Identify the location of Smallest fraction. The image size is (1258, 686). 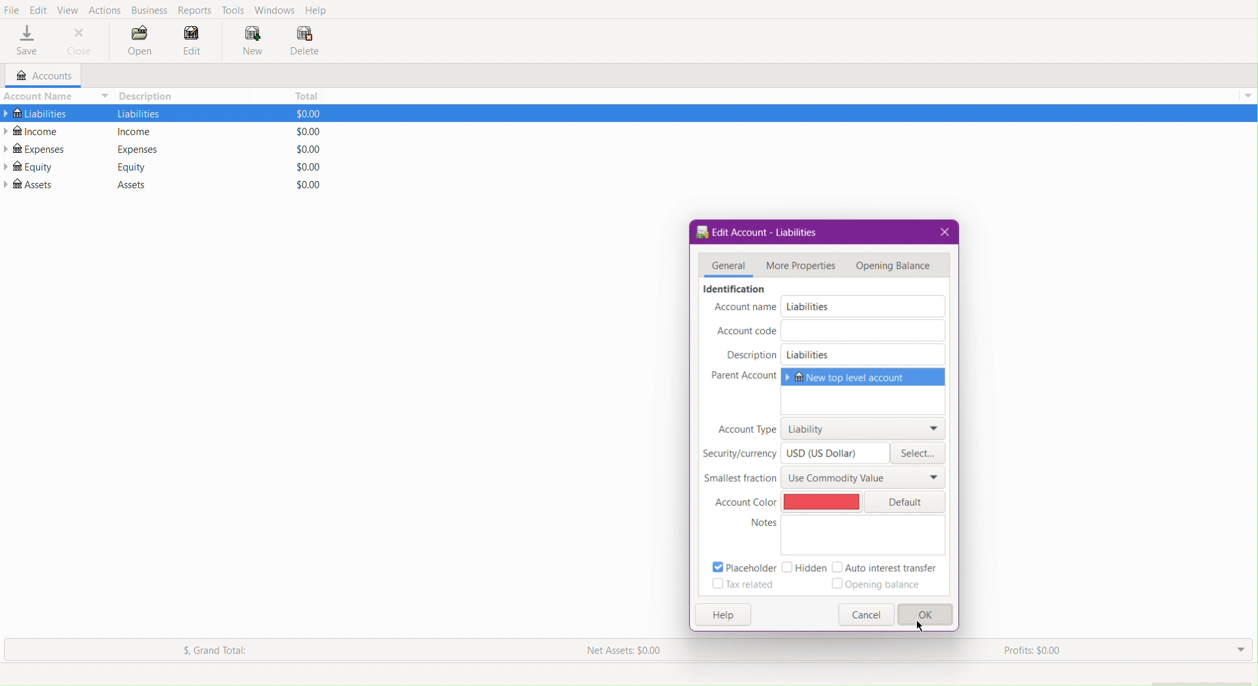
(740, 478).